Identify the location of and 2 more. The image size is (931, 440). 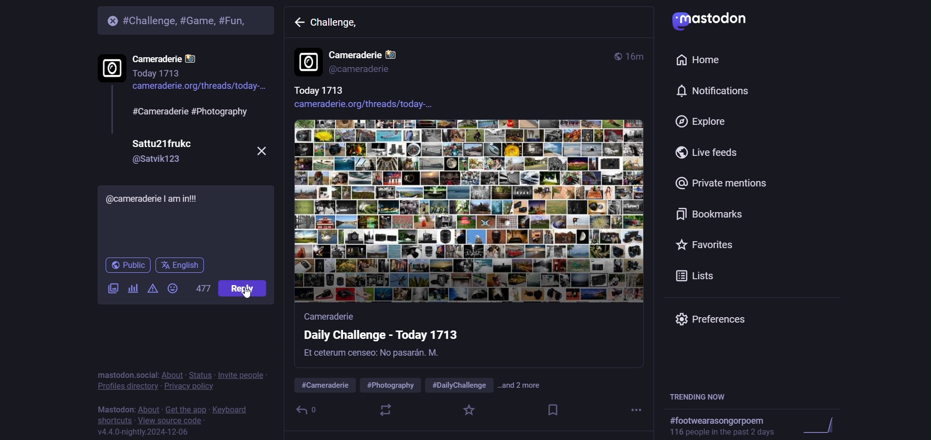
(529, 385).